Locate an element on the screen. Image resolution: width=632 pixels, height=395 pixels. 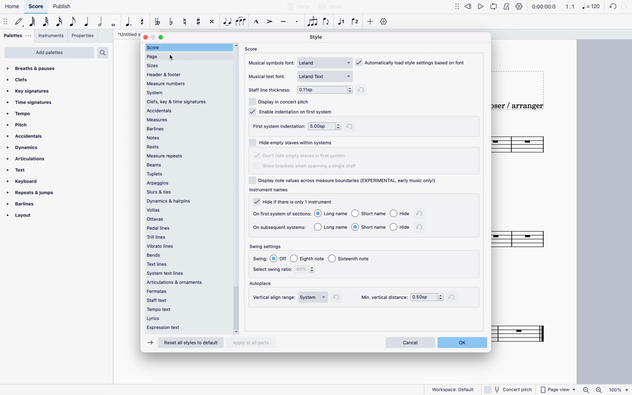
add palettes is located at coordinates (49, 53).